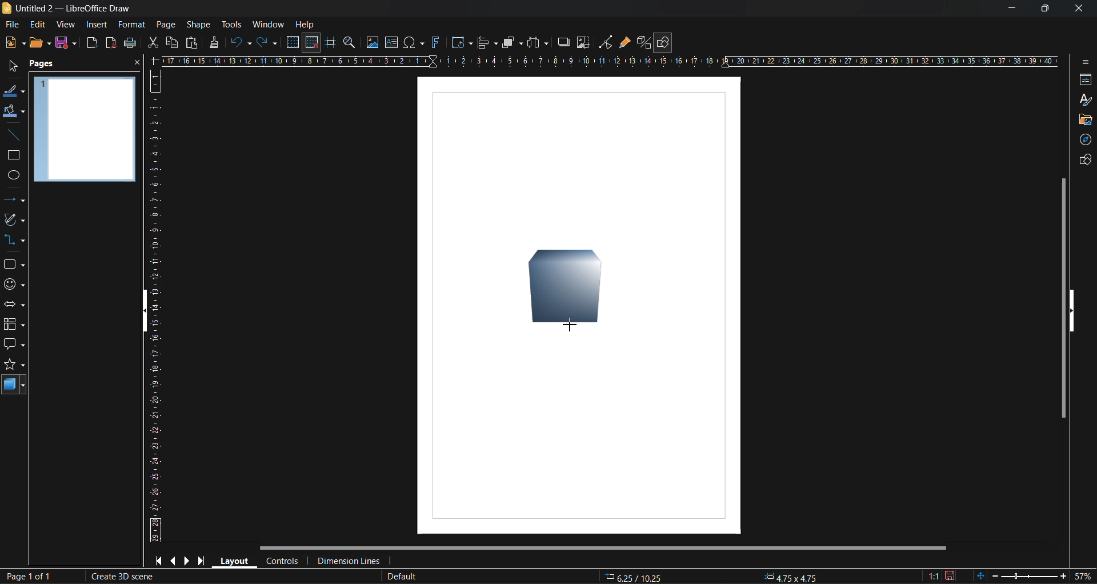  Describe the element at coordinates (266, 44) in the screenshot. I see `redo` at that location.